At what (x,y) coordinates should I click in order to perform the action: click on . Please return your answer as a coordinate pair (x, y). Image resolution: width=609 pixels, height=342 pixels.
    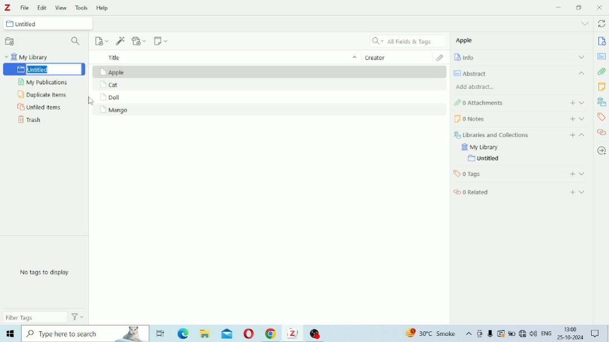
    Looking at the image, I should click on (527, 334).